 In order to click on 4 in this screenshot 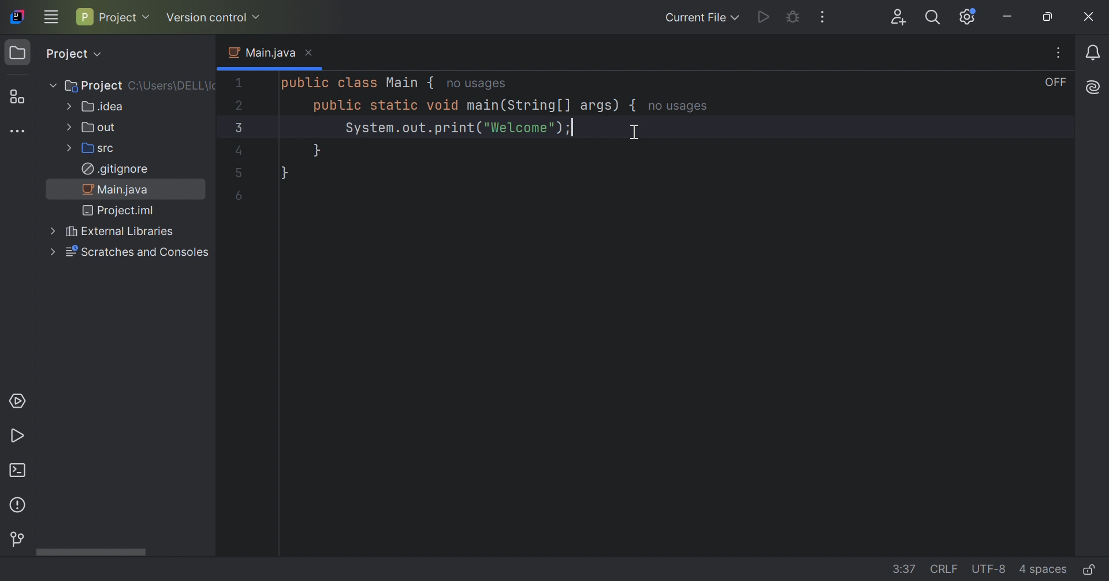, I will do `click(237, 151)`.